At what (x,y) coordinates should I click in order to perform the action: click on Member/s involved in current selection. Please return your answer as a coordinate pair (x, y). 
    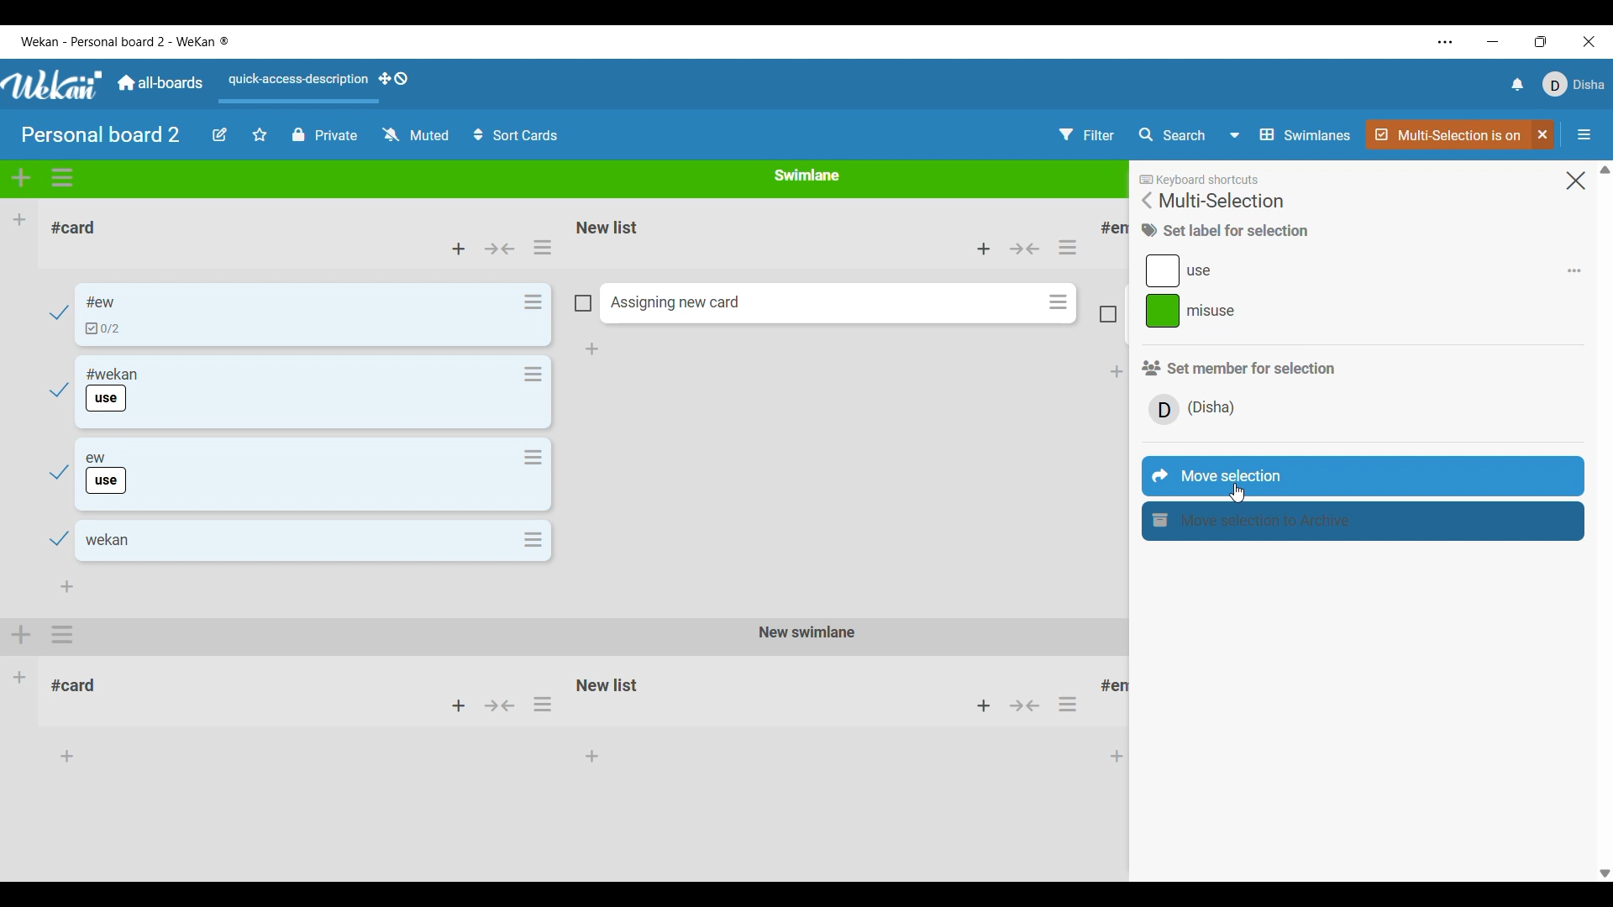
    Looking at the image, I should click on (1200, 409).